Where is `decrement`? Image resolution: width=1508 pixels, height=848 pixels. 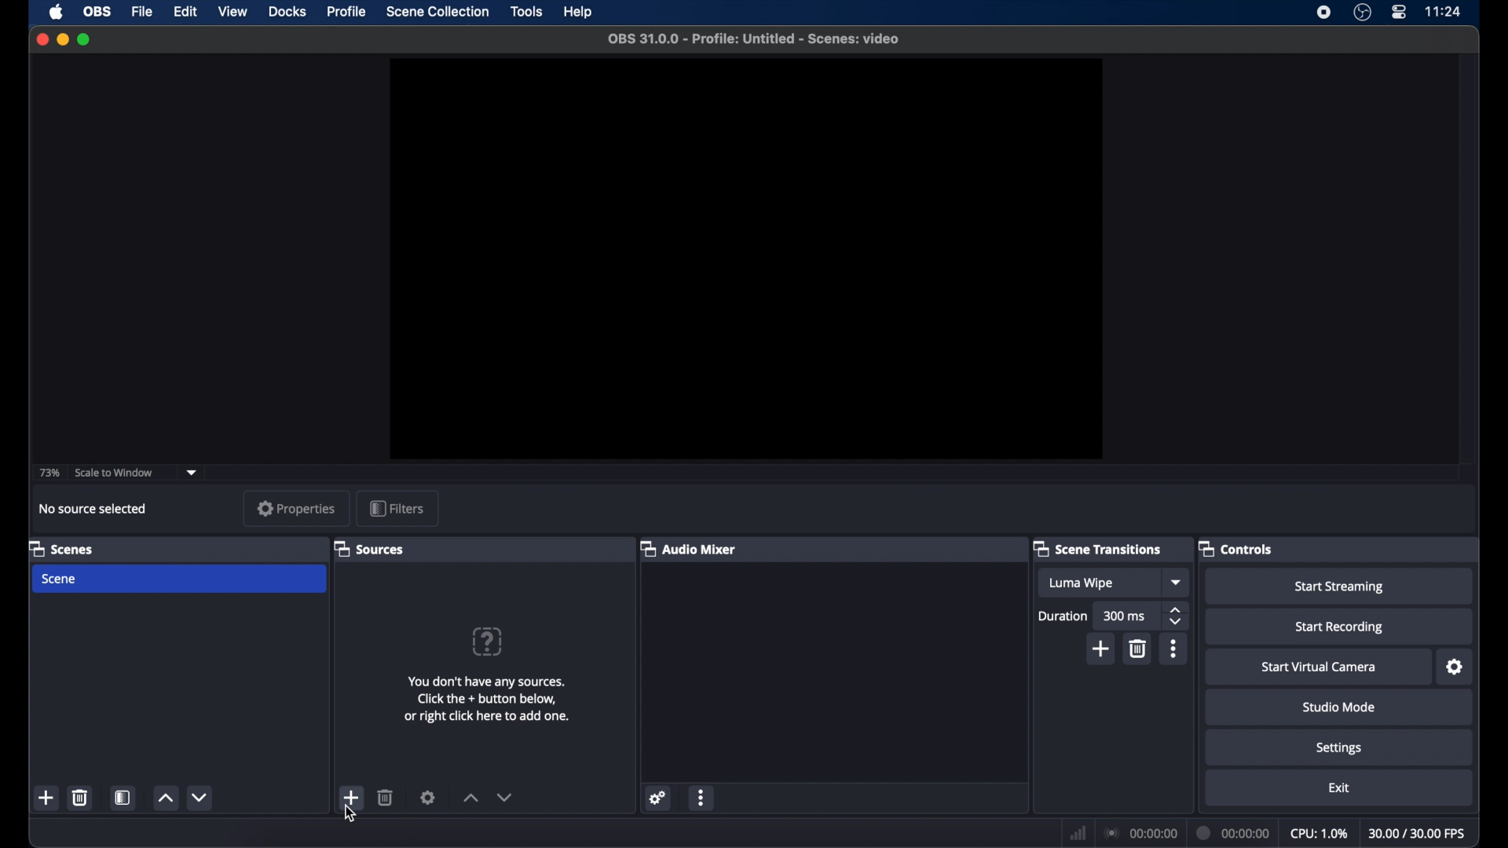 decrement is located at coordinates (503, 797).